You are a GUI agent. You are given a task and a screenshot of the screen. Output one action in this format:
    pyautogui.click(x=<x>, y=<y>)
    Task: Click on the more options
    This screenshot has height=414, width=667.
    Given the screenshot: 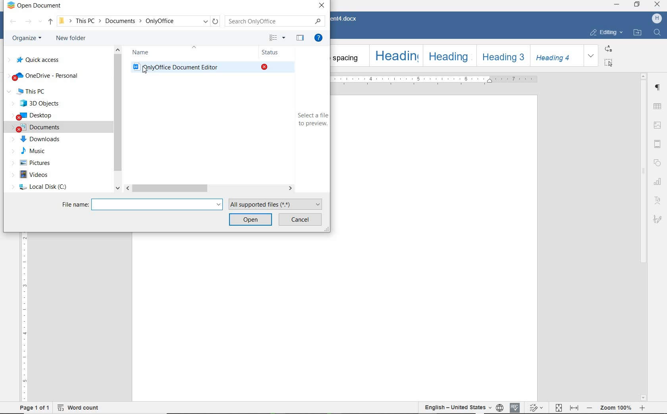 What is the action you would take?
    pyautogui.click(x=276, y=38)
    